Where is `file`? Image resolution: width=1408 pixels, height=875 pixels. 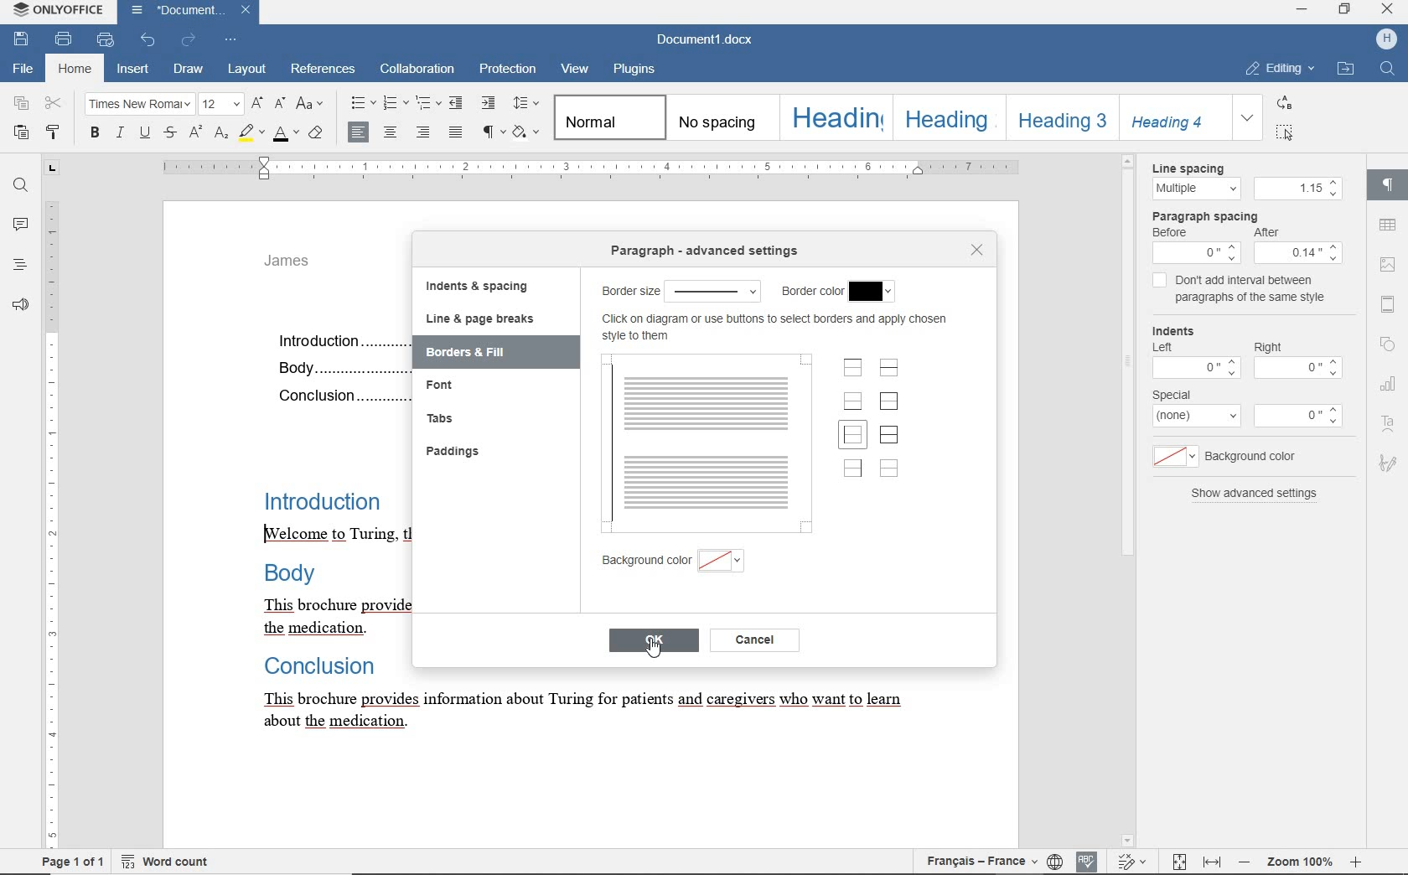 file is located at coordinates (25, 70).